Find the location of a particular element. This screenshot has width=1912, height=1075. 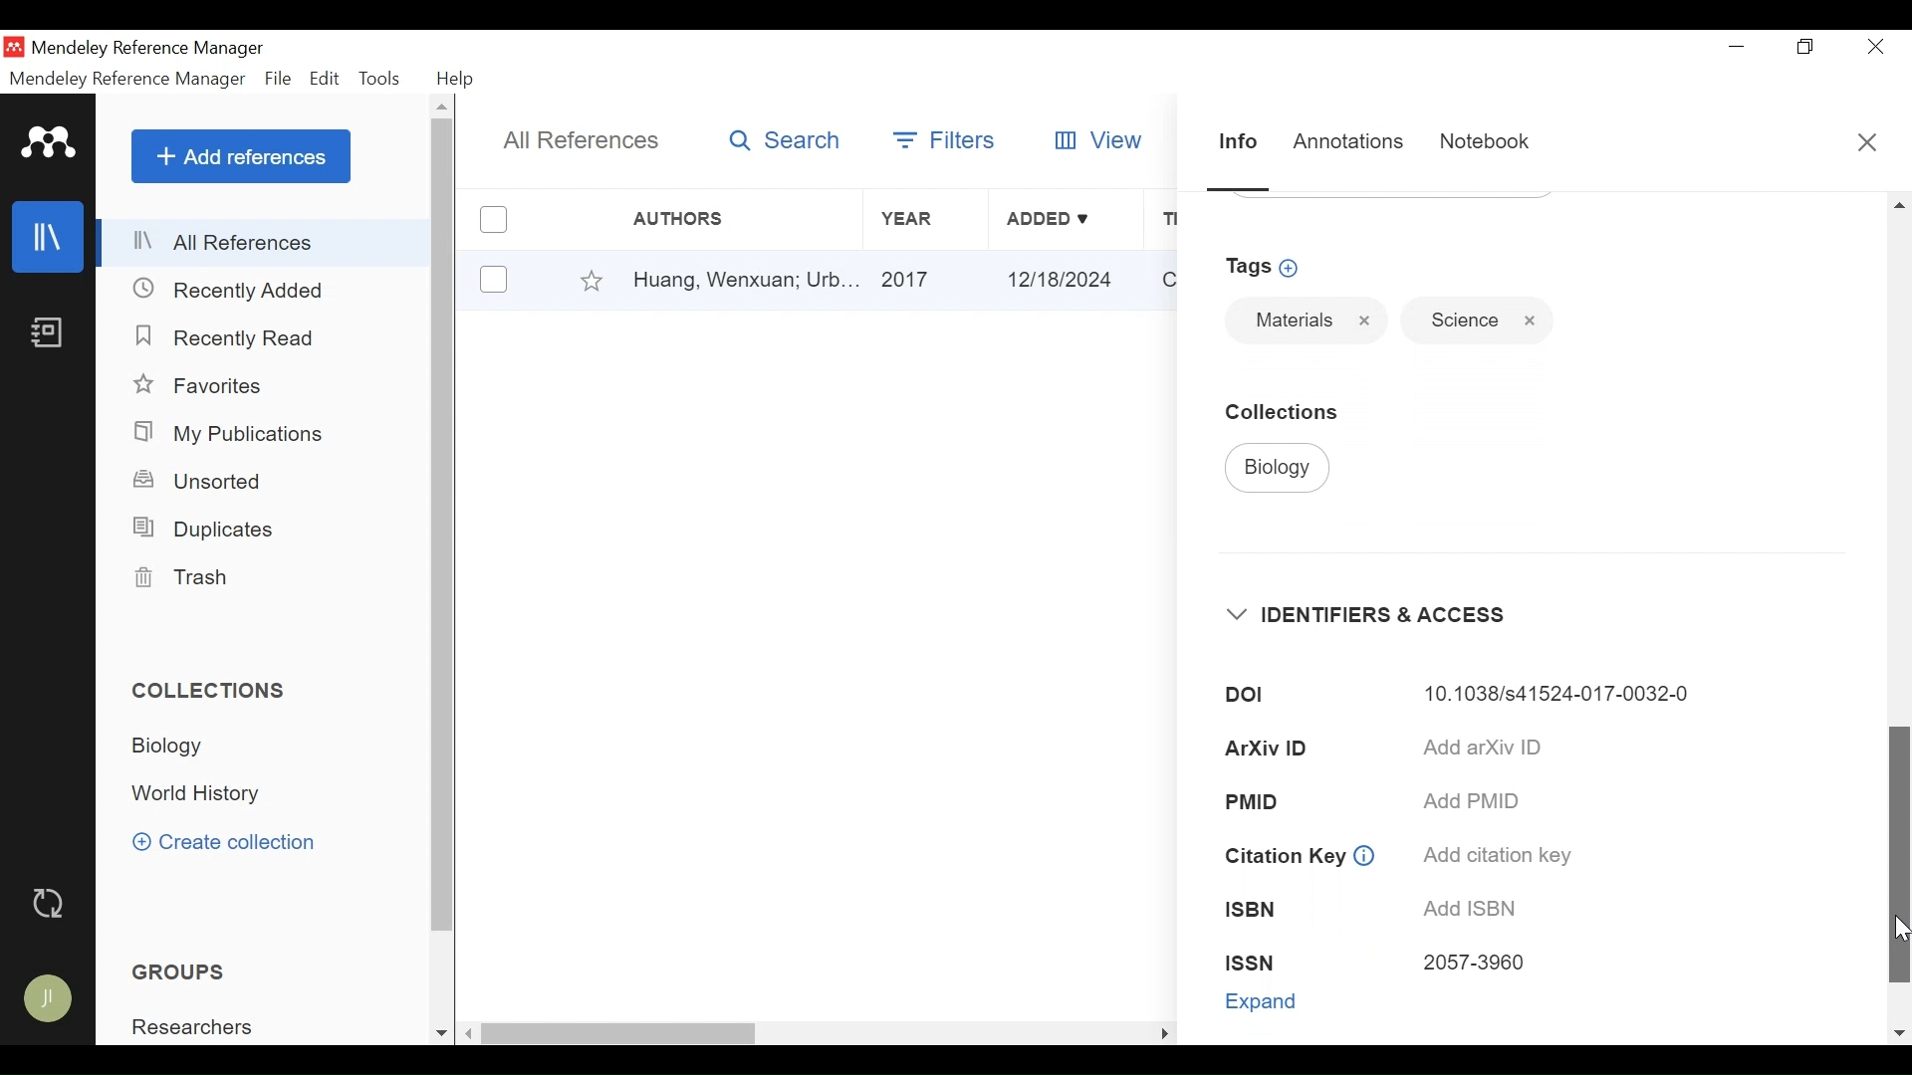

Mendeley Reference Manager is located at coordinates (127, 80).